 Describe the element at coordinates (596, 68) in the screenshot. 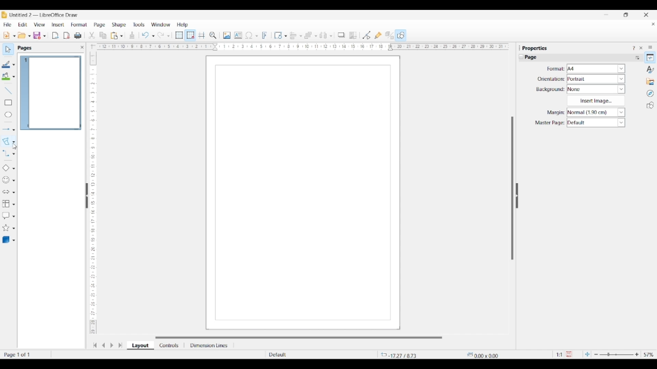

I see `Format options` at that location.